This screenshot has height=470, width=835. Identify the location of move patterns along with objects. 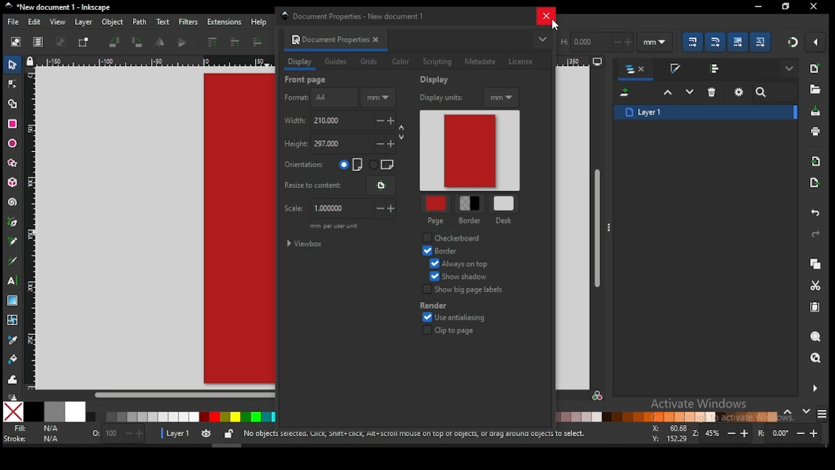
(760, 41).